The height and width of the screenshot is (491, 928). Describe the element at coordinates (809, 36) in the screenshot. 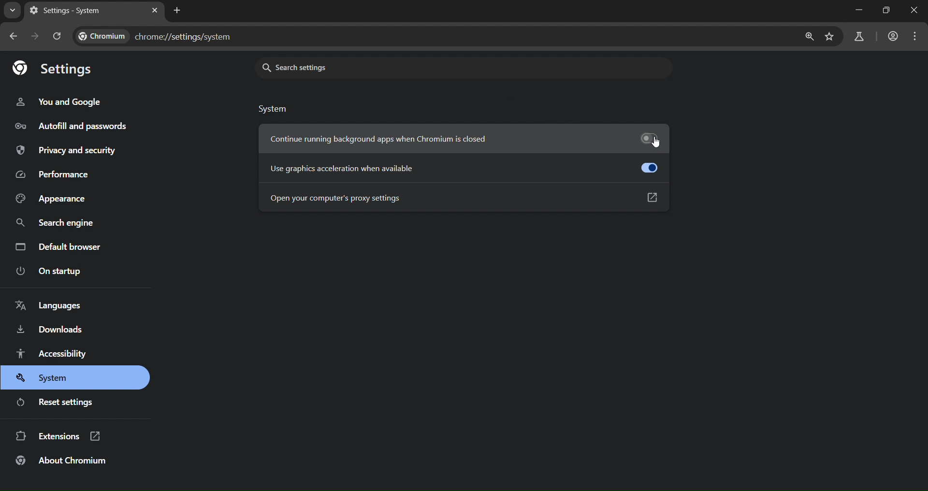

I see `zoom` at that location.